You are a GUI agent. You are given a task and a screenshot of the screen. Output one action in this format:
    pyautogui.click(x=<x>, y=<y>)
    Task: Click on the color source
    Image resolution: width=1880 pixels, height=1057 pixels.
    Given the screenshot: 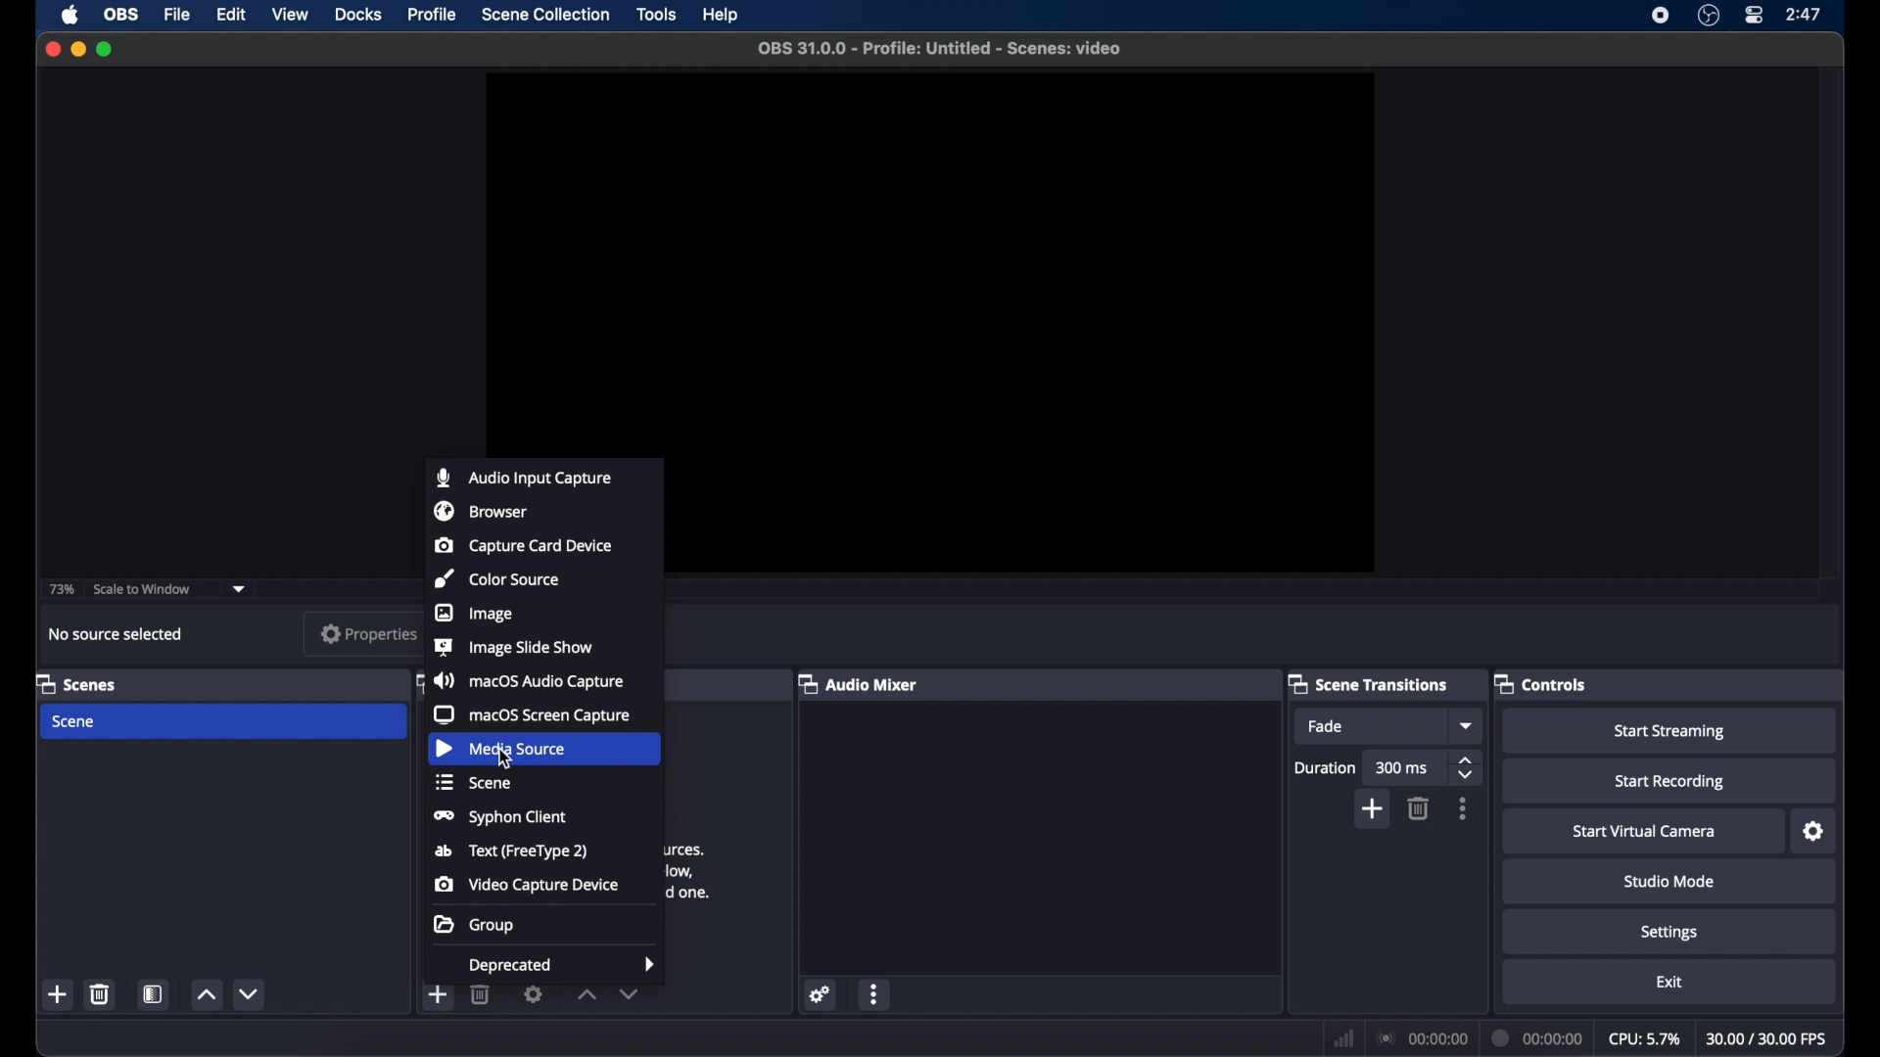 What is the action you would take?
    pyautogui.click(x=495, y=578)
    